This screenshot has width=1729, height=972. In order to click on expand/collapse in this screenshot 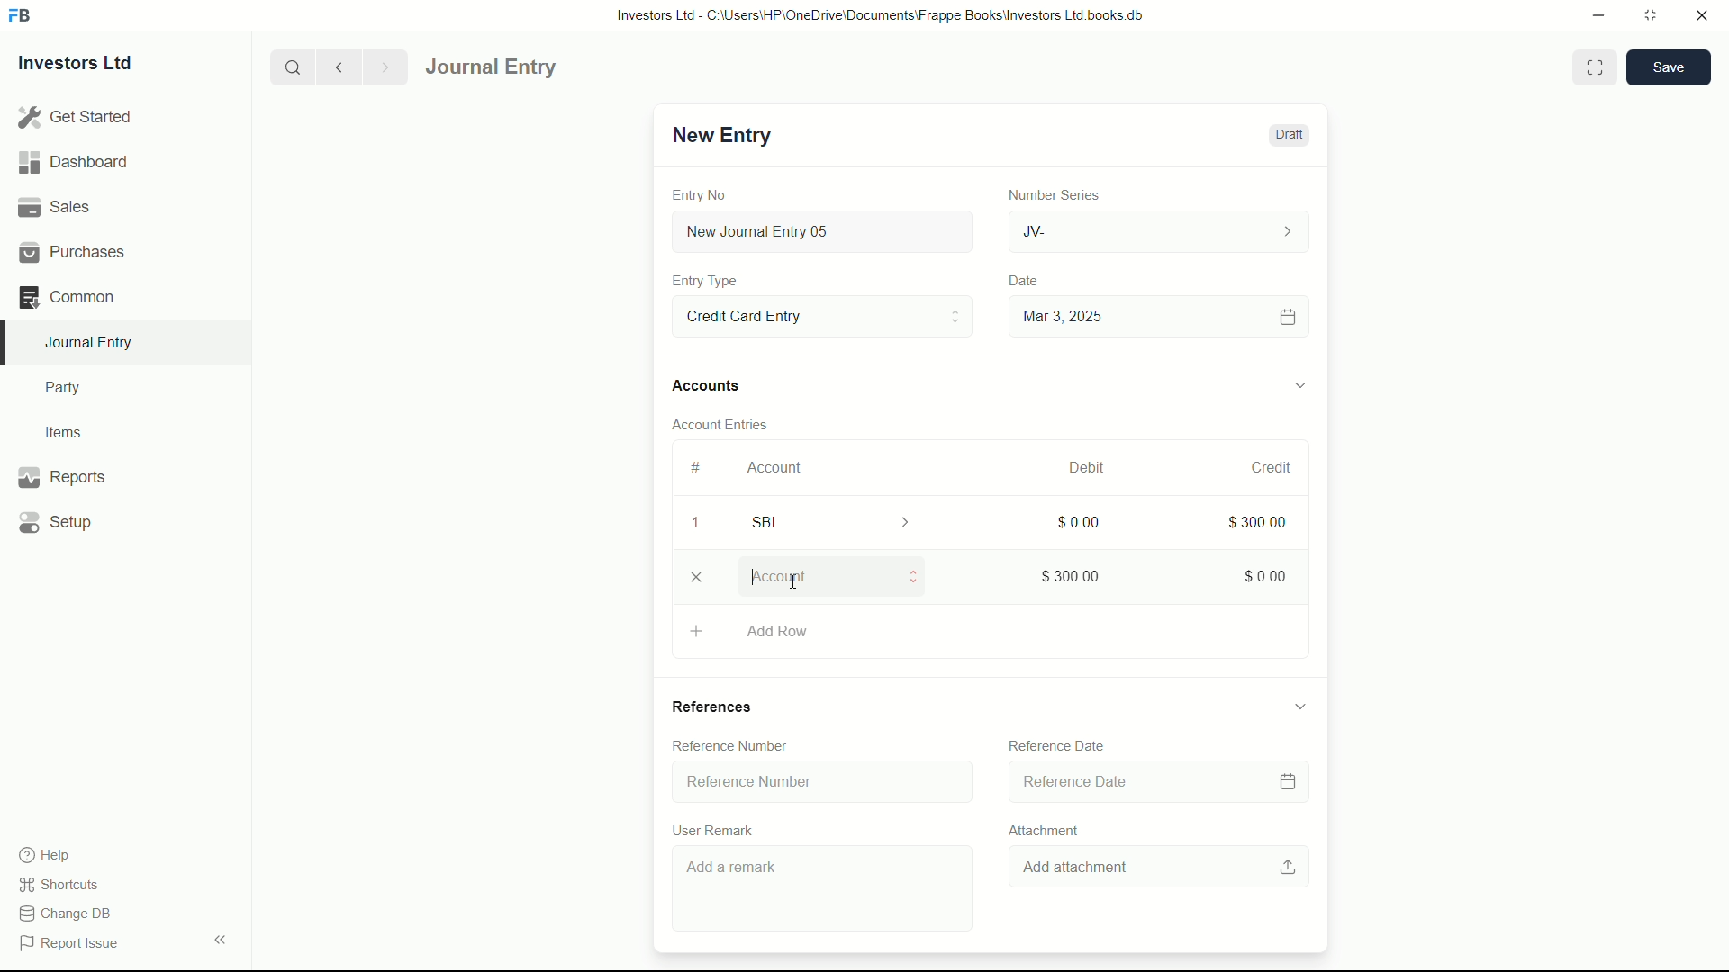, I will do `click(1299, 705)`.